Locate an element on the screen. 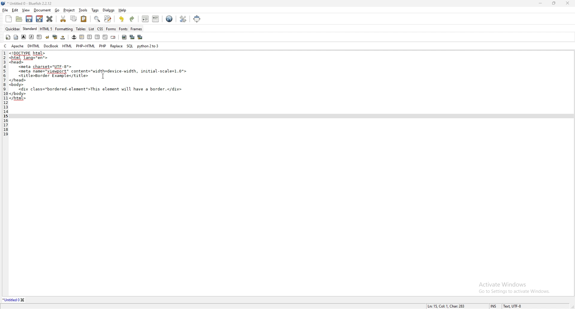 The height and width of the screenshot is (309, 575). tables is located at coordinates (81, 29).